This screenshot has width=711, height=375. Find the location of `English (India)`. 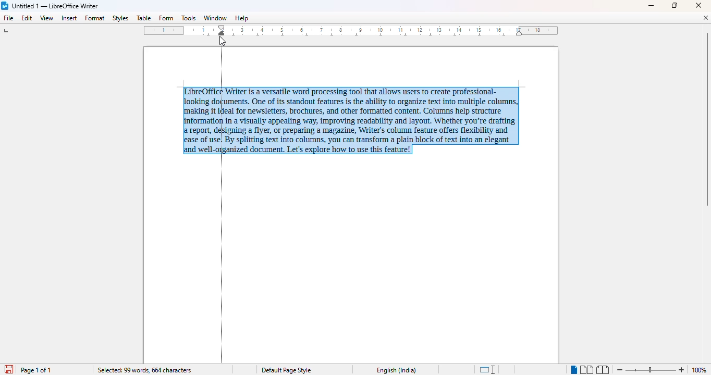

English (India) is located at coordinates (399, 370).